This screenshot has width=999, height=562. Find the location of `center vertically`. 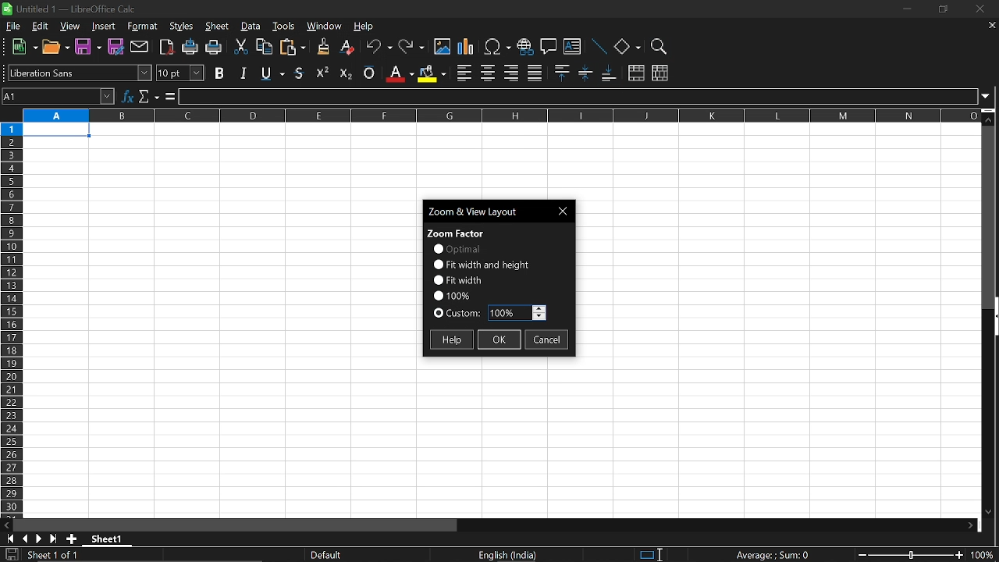

center vertically is located at coordinates (585, 73).